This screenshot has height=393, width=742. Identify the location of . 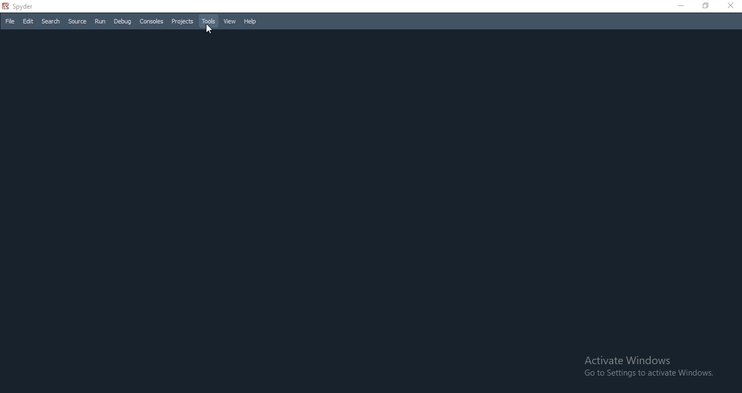
(183, 21).